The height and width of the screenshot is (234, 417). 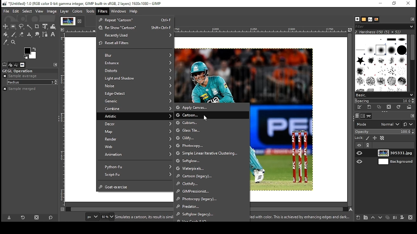 What do you see at coordinates (54, 34) in the screenshot?
I see `text tool` at bounding box center [54, 34].